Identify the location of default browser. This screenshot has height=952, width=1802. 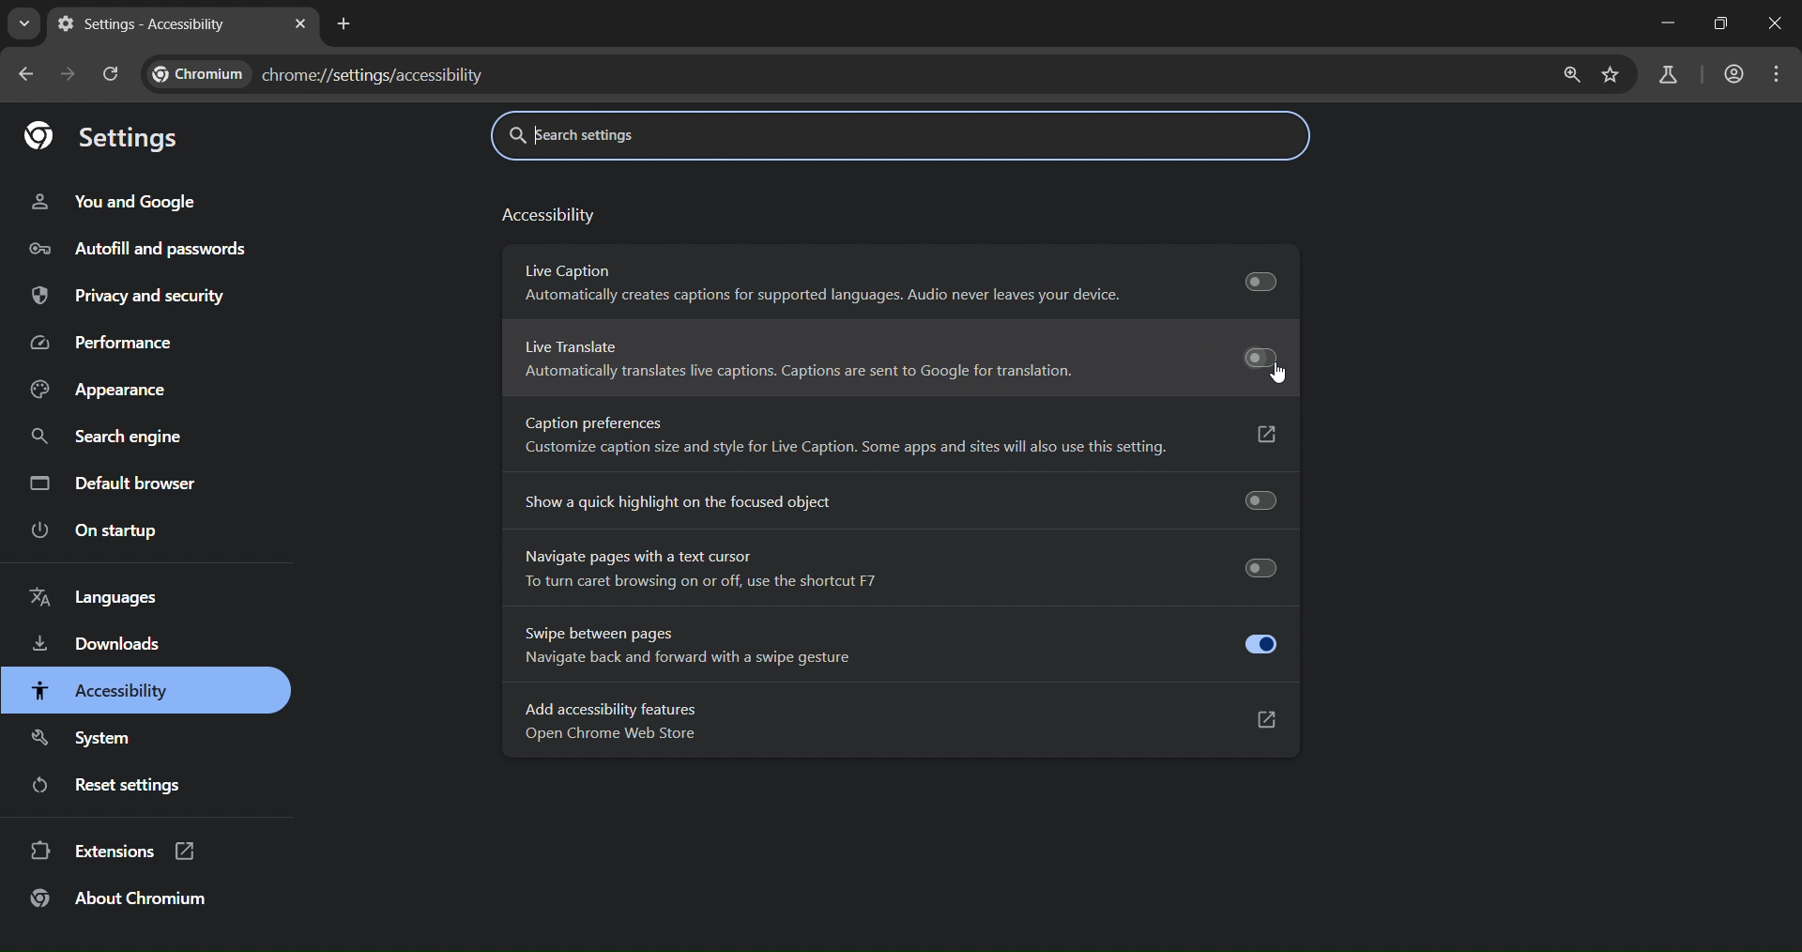
(113, 484).